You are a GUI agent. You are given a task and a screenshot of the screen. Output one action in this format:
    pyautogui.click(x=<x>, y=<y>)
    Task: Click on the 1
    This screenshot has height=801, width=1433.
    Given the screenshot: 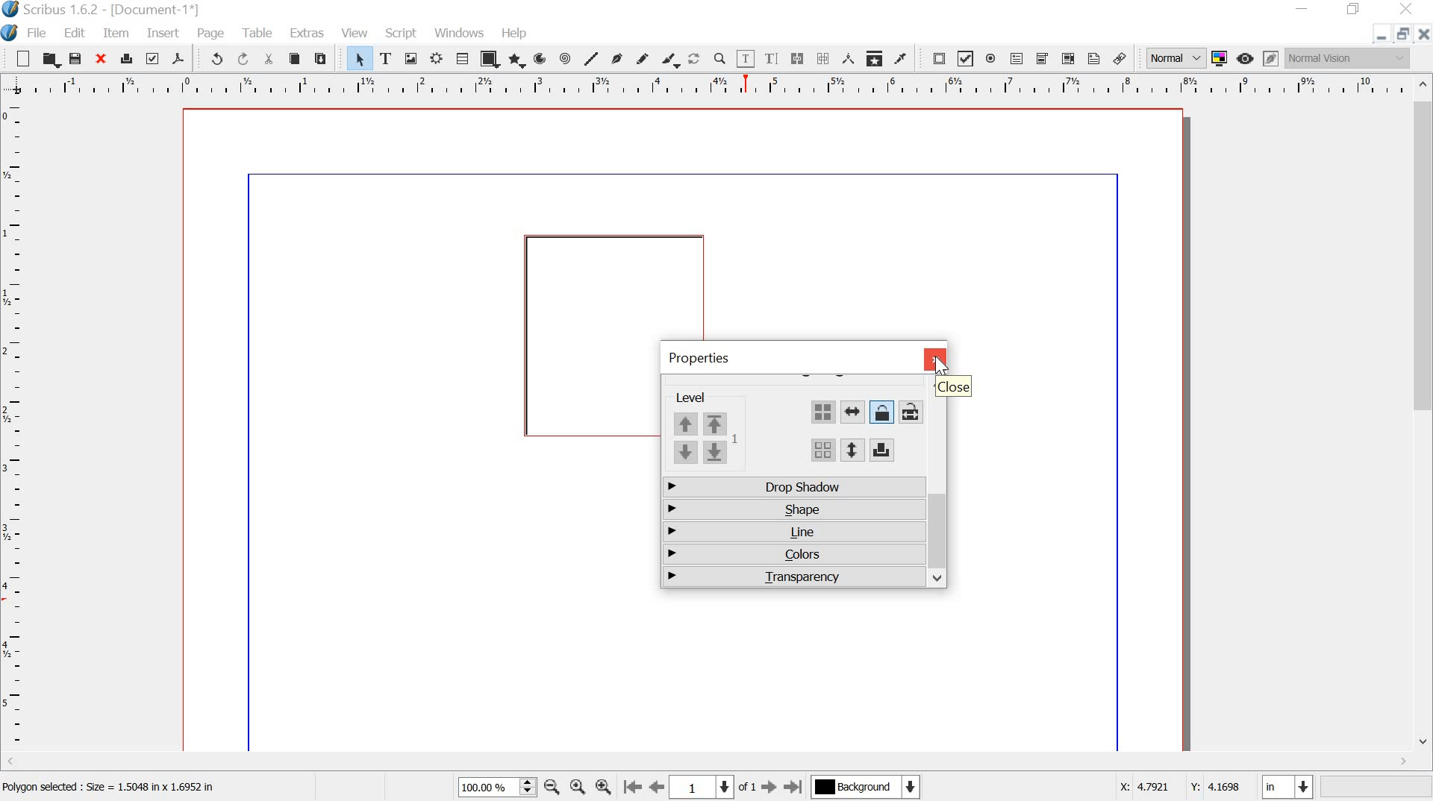 What is the action you would take?
    pyautogui.click(x=702, y=787)
    